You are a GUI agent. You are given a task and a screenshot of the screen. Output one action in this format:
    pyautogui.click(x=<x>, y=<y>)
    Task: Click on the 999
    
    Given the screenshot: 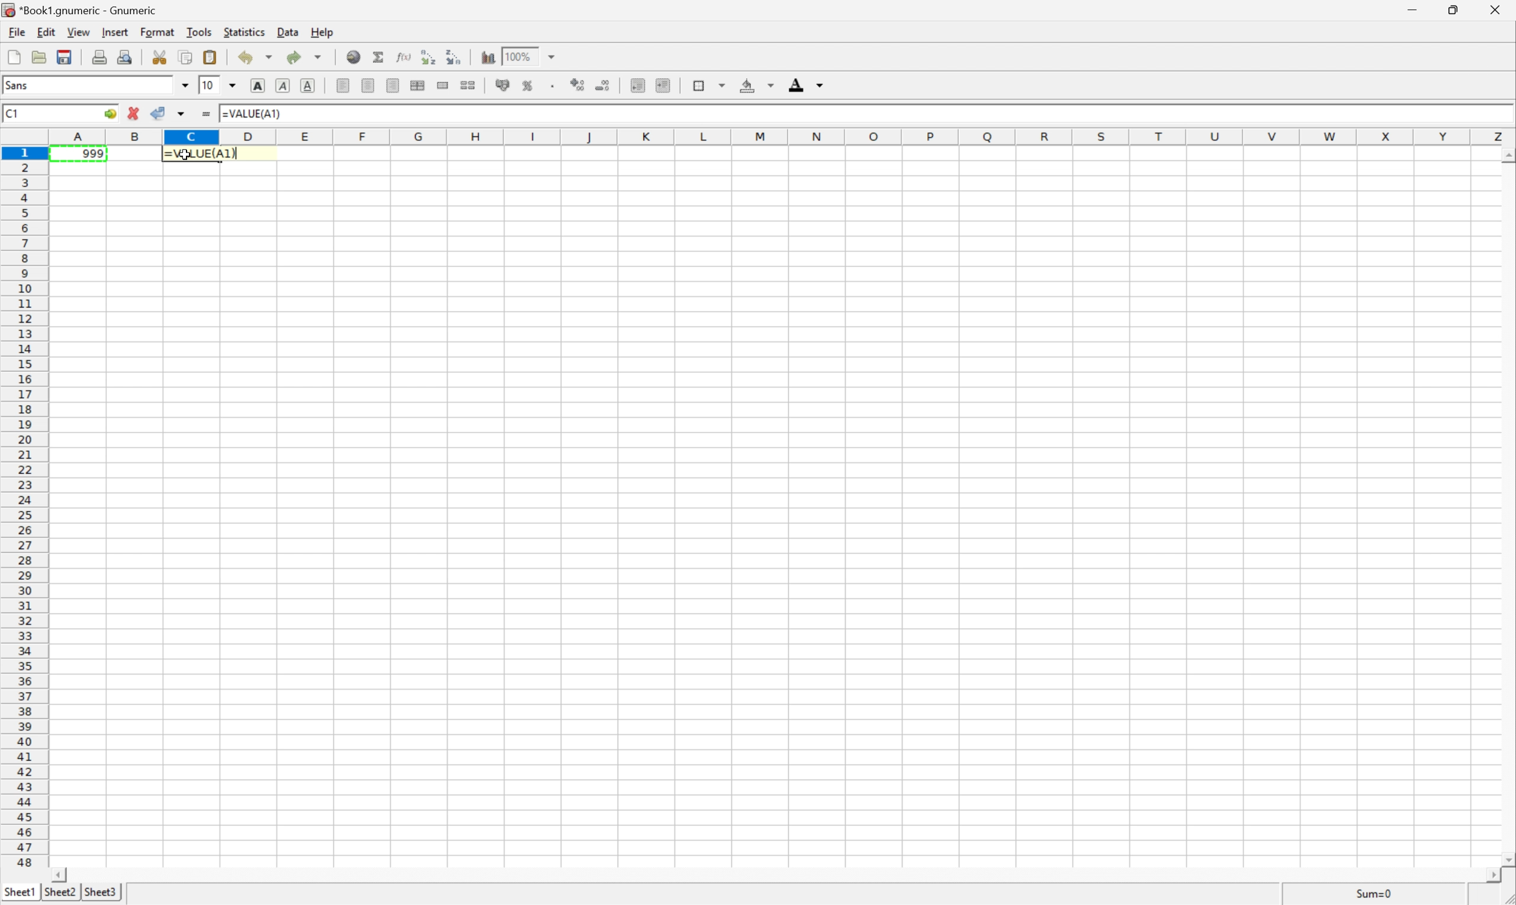 What is the action you would take?
    pyautogui.click(x=82, y=154)
    